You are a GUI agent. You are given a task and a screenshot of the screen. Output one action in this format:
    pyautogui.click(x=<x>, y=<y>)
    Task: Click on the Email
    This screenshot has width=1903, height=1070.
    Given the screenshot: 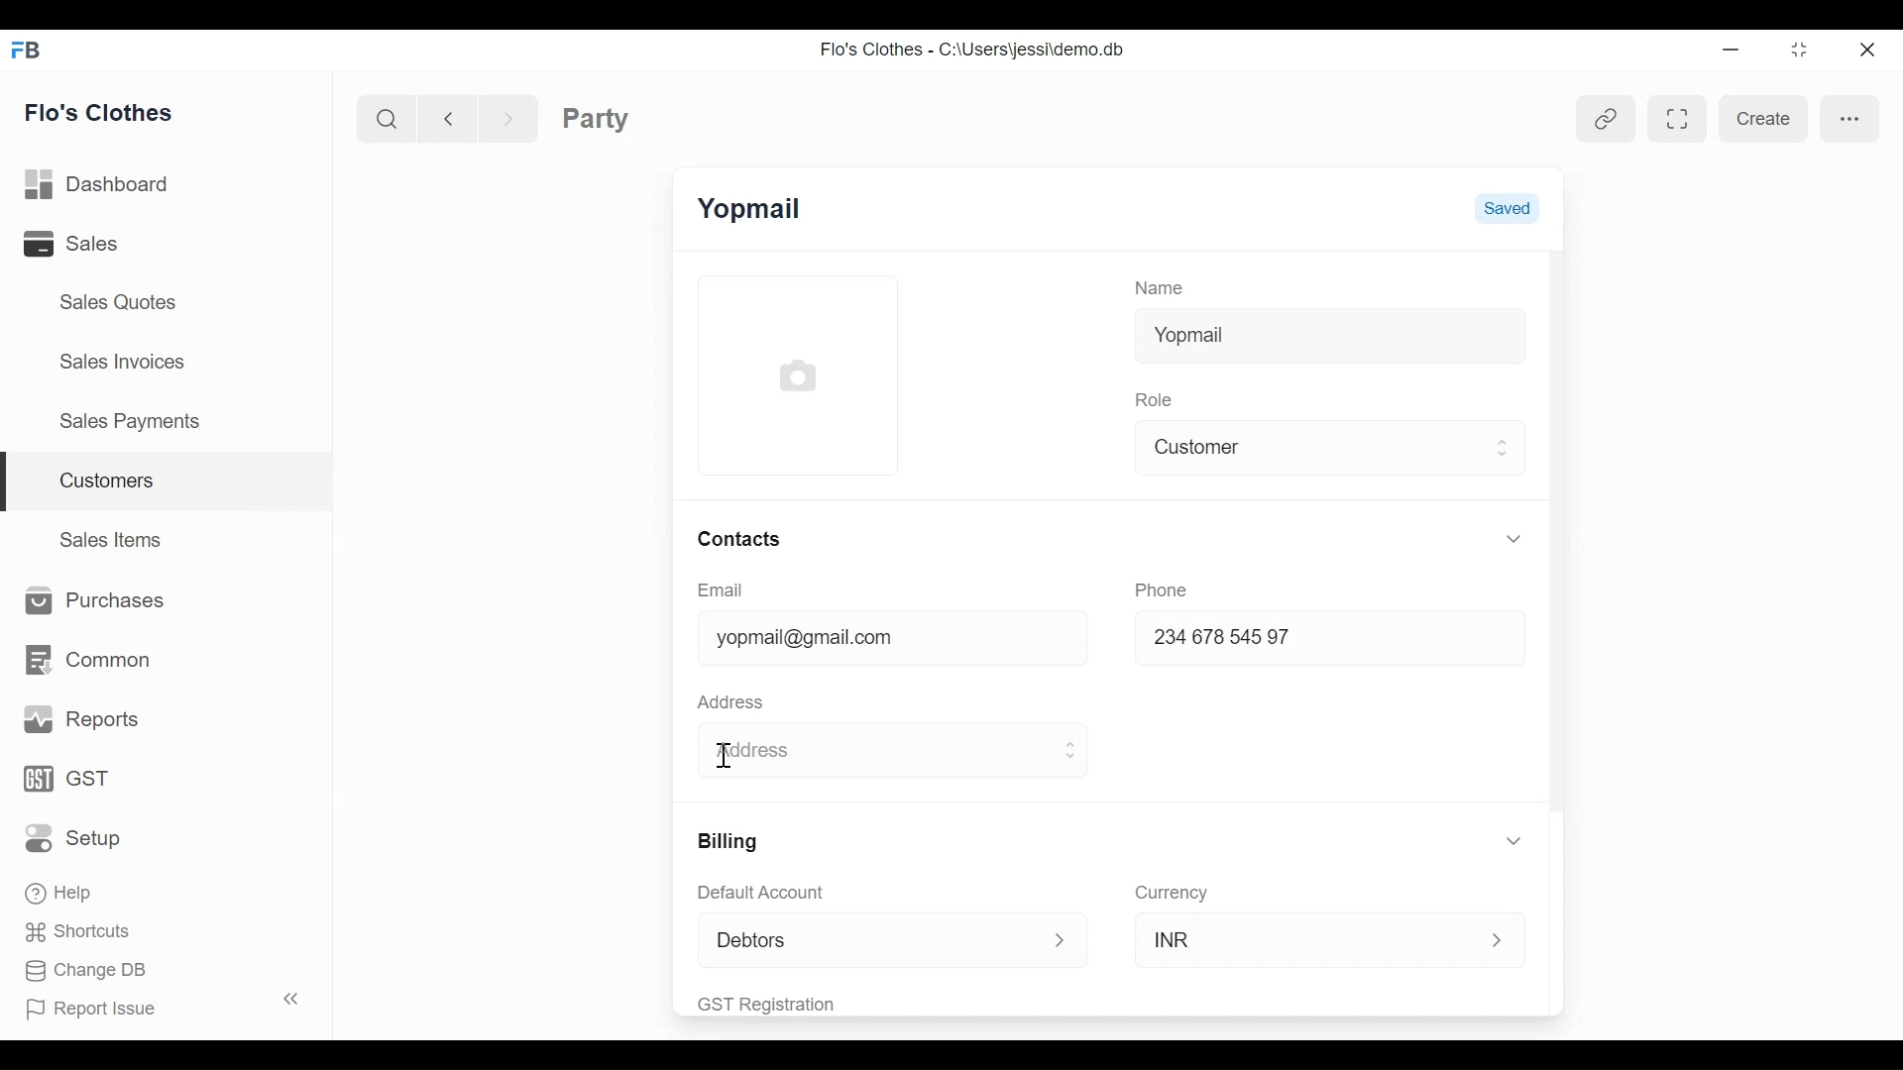 What is the action you would take?
    pyautogui.click(x=721, y=590)
    